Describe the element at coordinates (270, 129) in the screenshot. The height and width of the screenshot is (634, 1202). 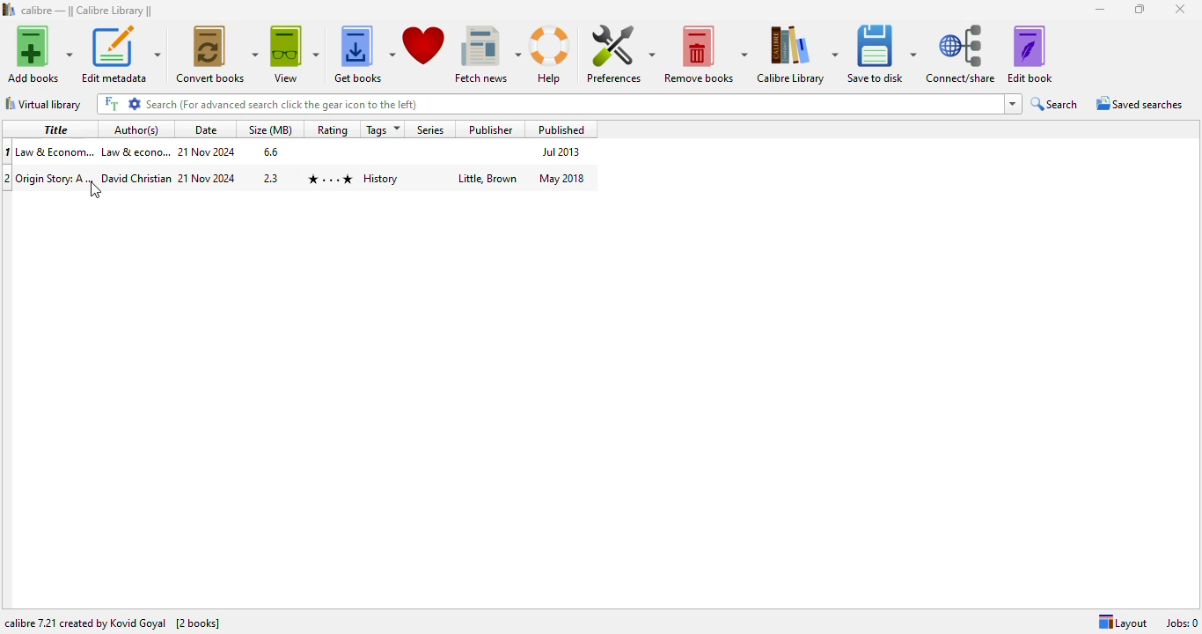
I see `size (MB)` at that location.